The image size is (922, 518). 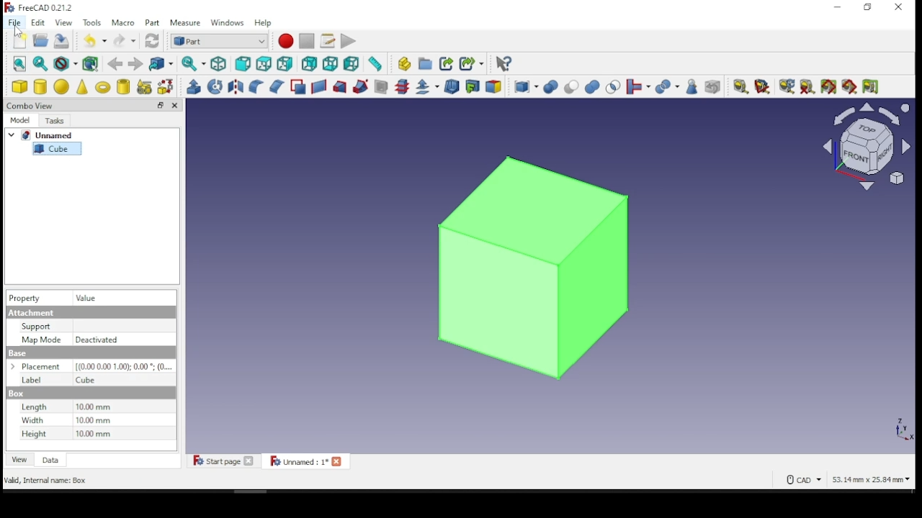 I want to click on open, so click(x=41, y=40).